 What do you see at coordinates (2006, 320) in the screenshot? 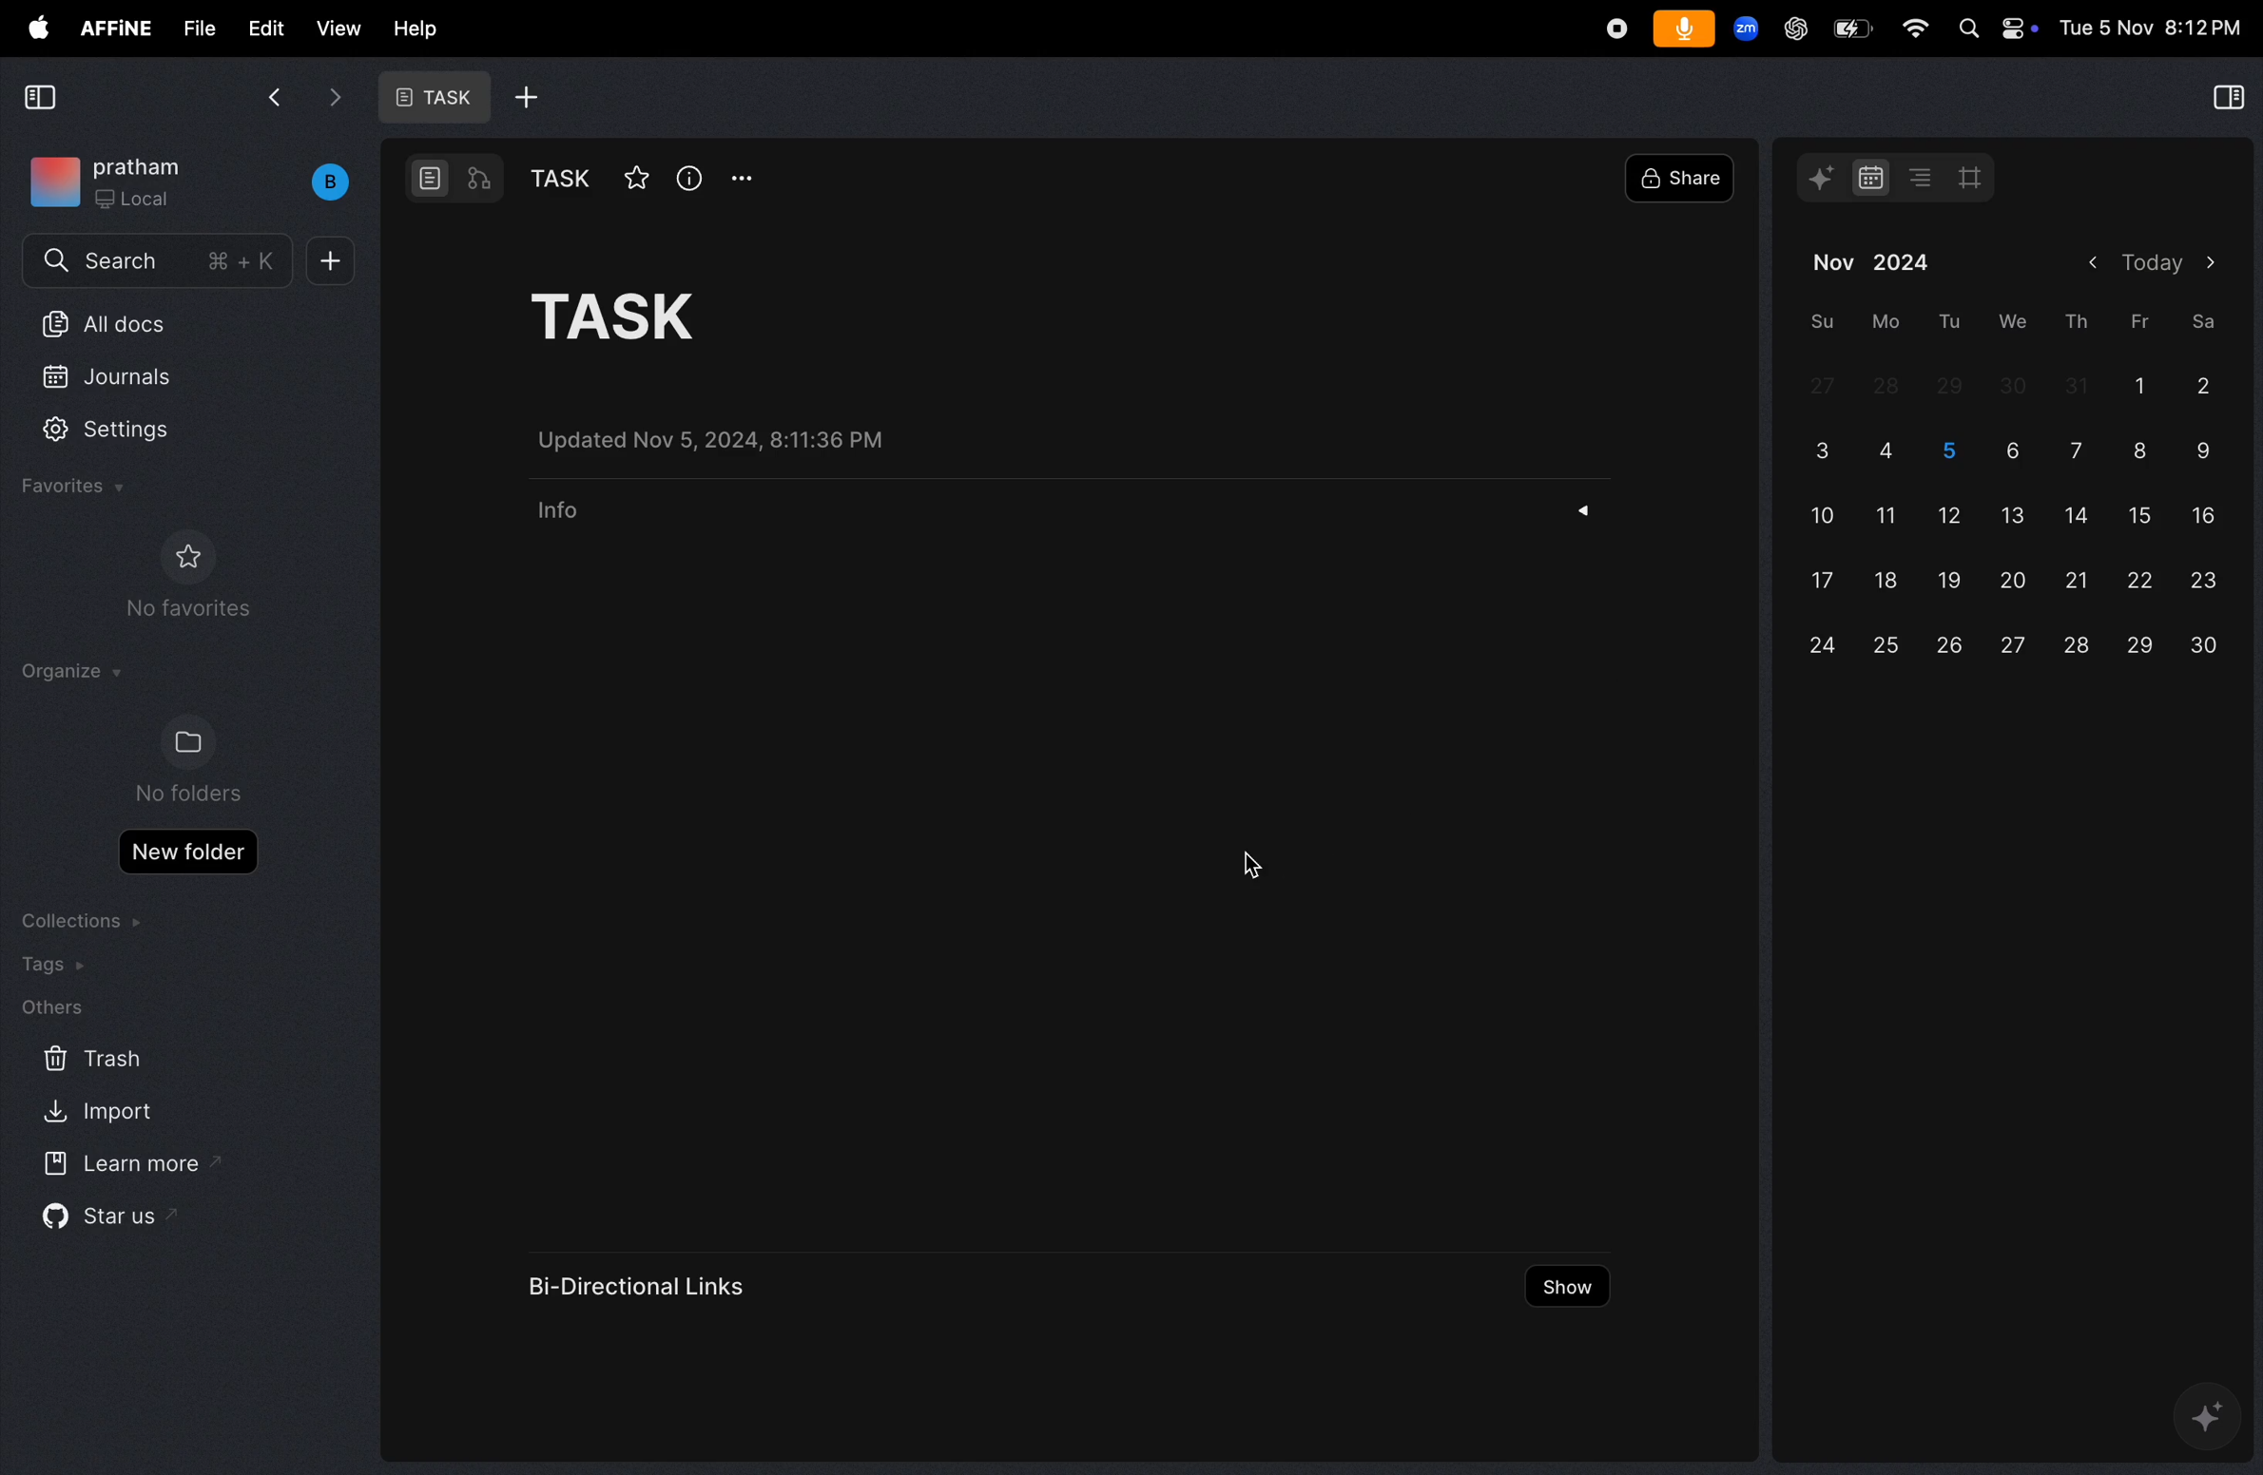
I see `wednesday` at bounding box center [2006, 320].